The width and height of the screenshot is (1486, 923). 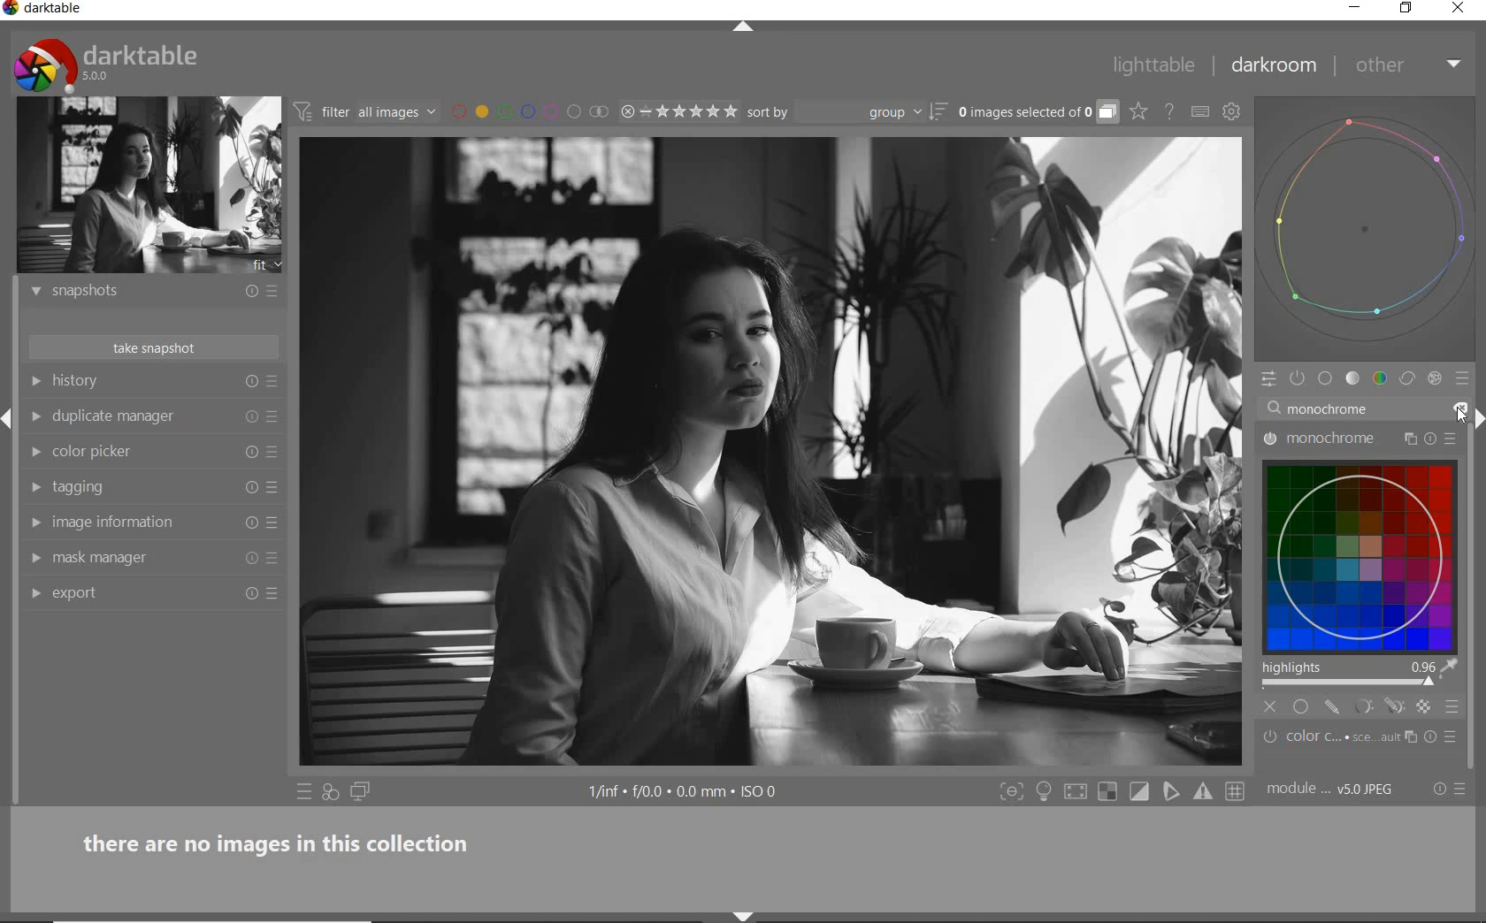 What do you see at coordinates (1327, 408) in the screenshot?
I see `input value` at bounding box center [1327, 408].